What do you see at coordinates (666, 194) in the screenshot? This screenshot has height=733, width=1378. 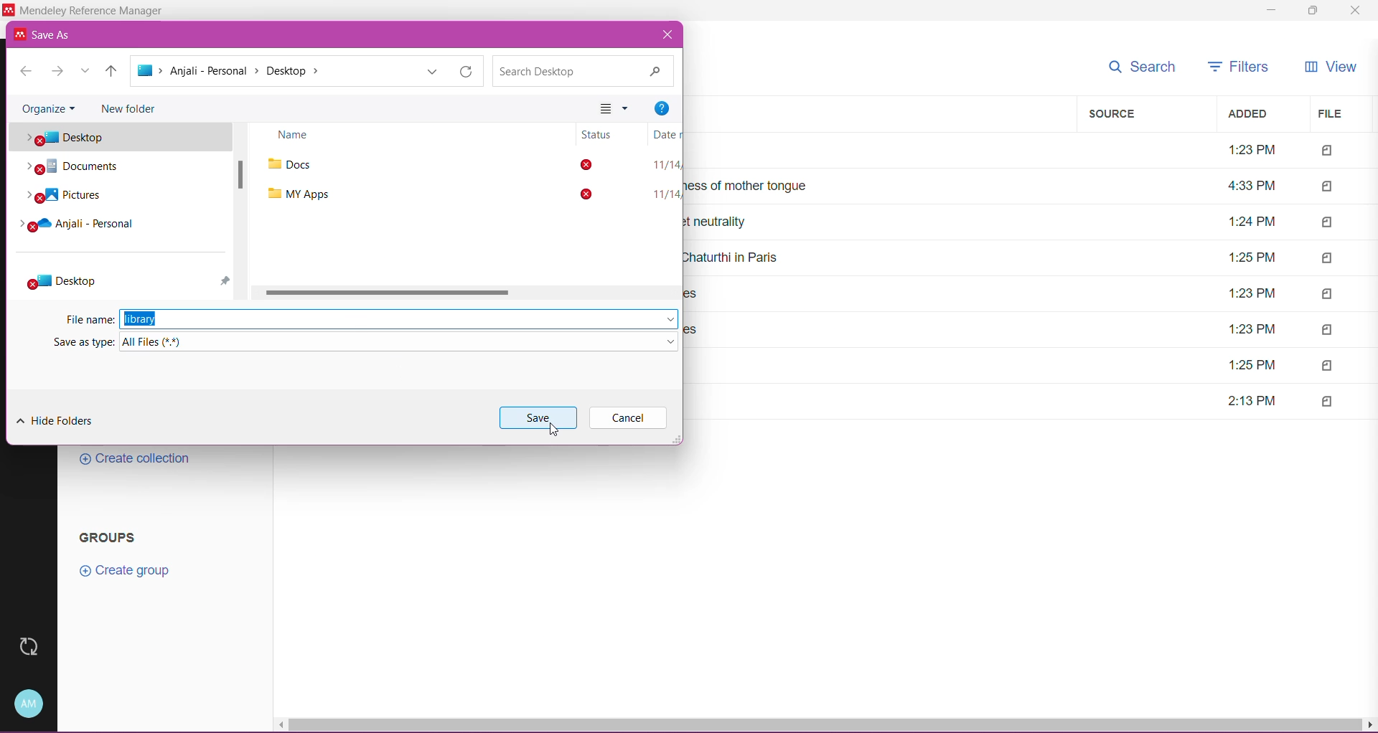 I see `11/14` at bounding box center [666, 194].